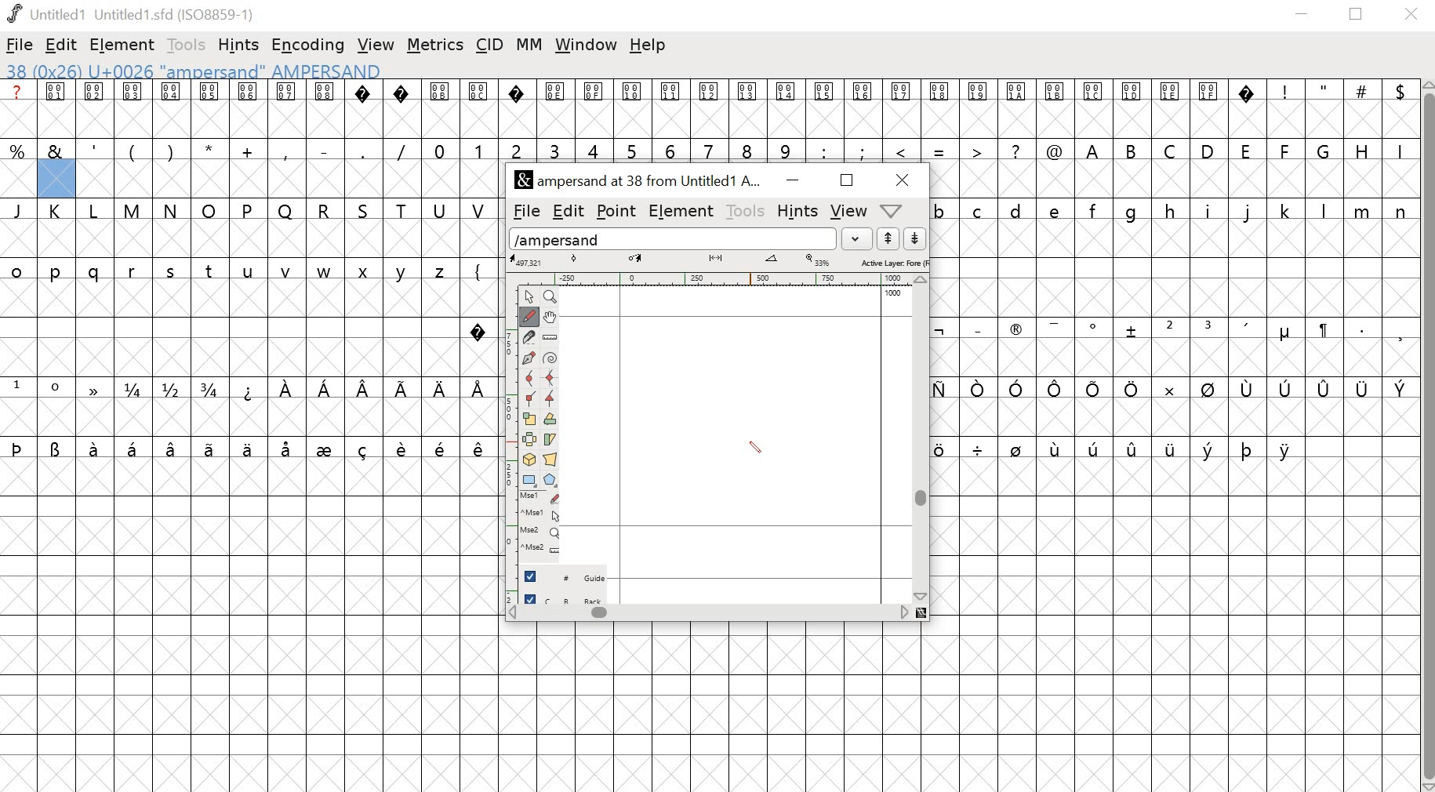 Image resolution: width=1435 pixels, height=792 pixels. What do you see at coordinates (748, 149) in the screenshot?
I see `8` at bounding box center [748, 149].